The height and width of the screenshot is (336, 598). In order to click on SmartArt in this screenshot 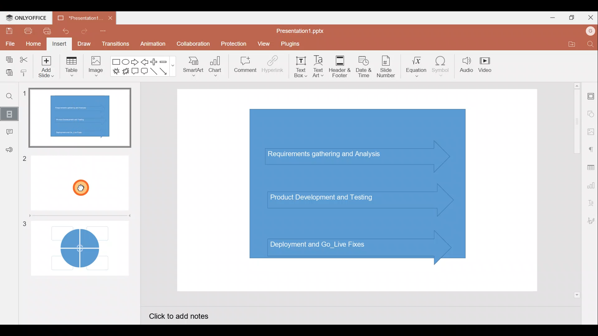, I will do `click(193, 69)`.